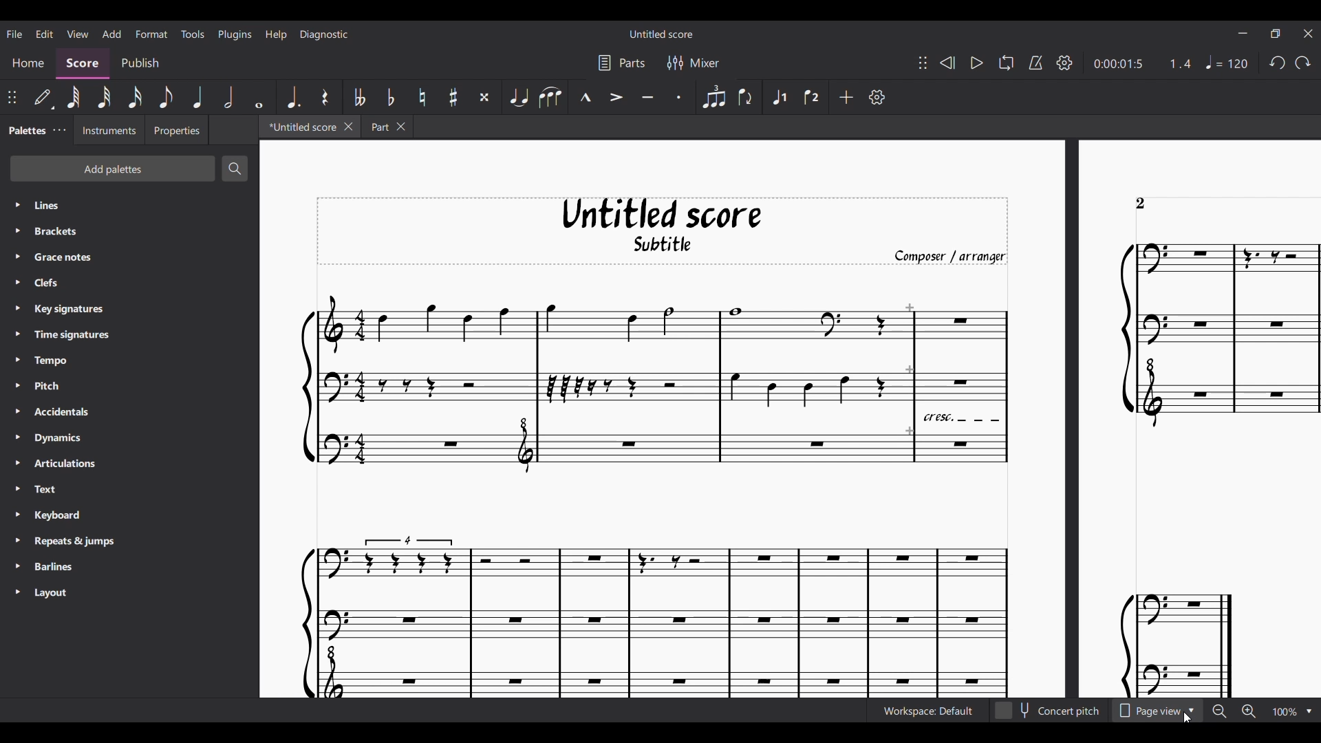  I want to click on Playback settings, so click(1064, 63).